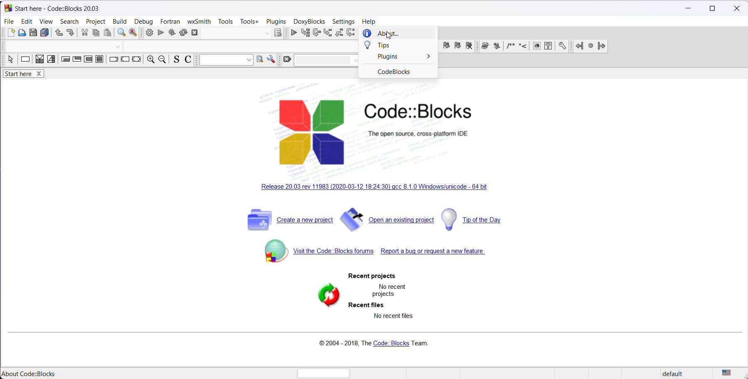 The width and height of the screenshot is (748, 379). What do you see at coordinates (388, 221) in the screenshot?
I see `open existing project` at bounding box center [388, 221].